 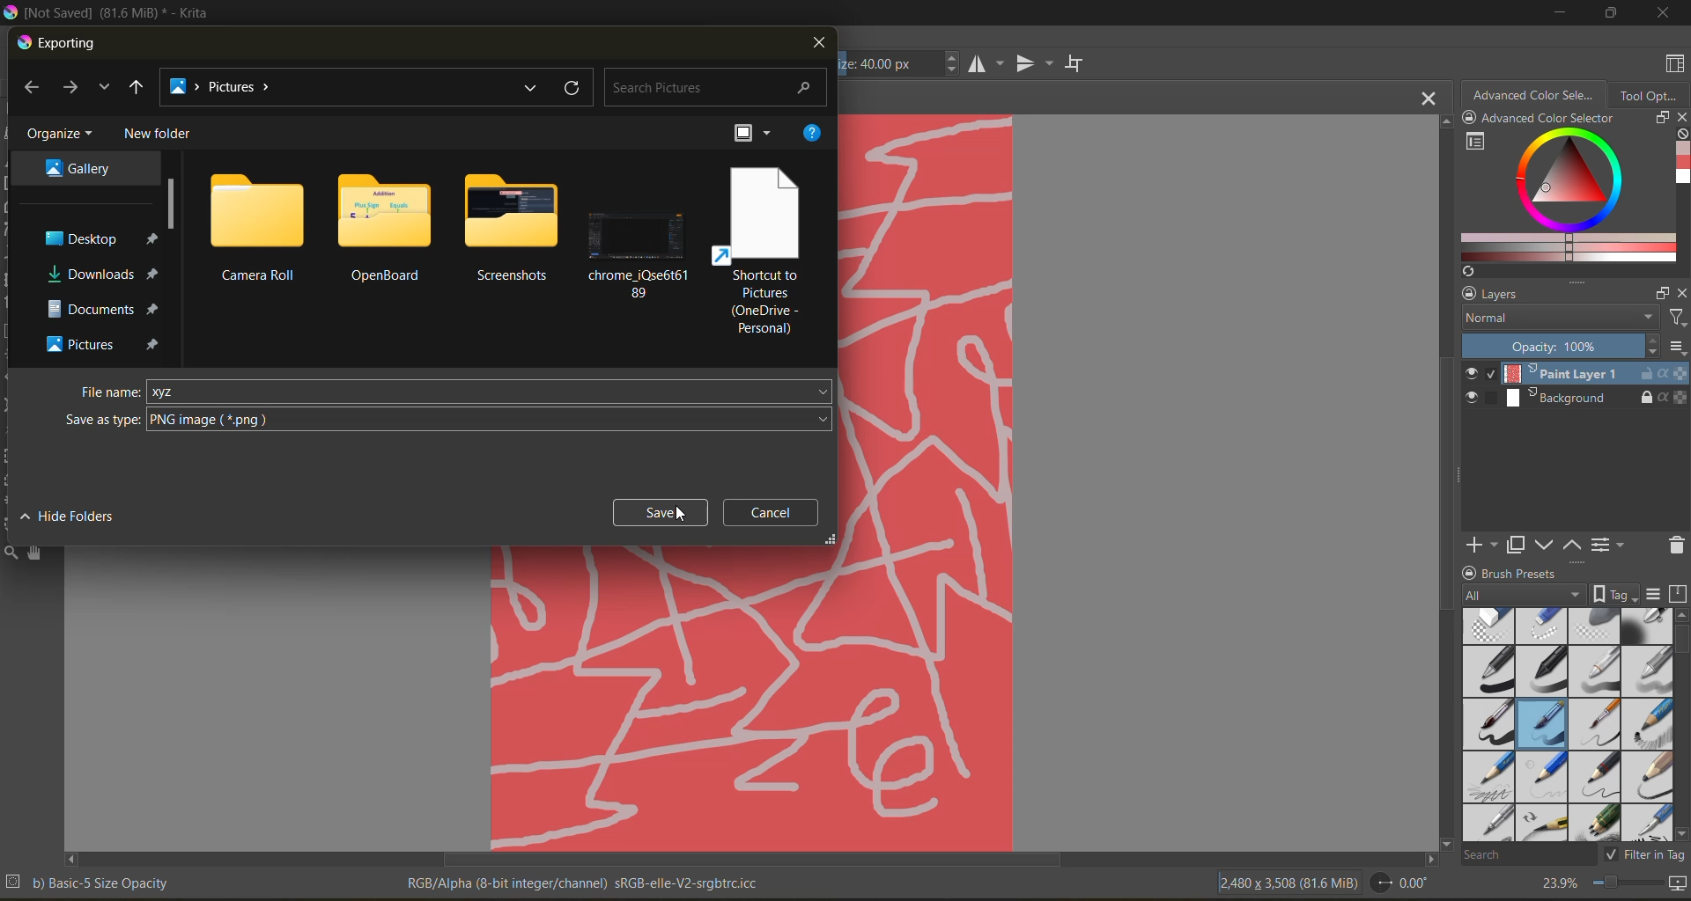 What do you see at coordinates (1443, 480) in the screenshot?
I see `Vertical scroll bar` at bounding box center [1443, 480].